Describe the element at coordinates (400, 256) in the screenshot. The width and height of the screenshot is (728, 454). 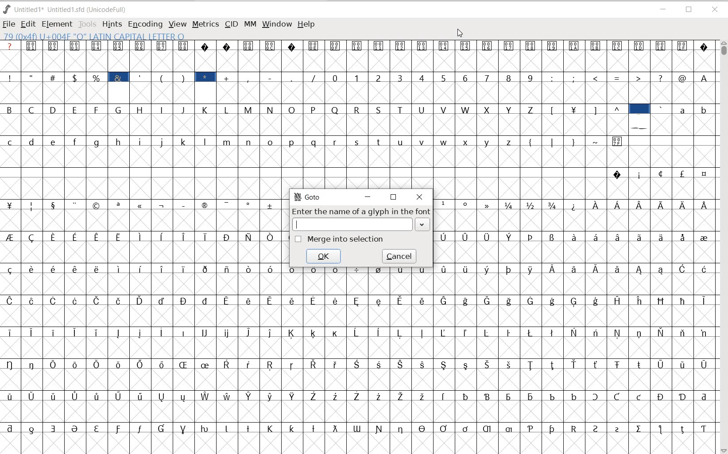
I see `cancel` at that location.